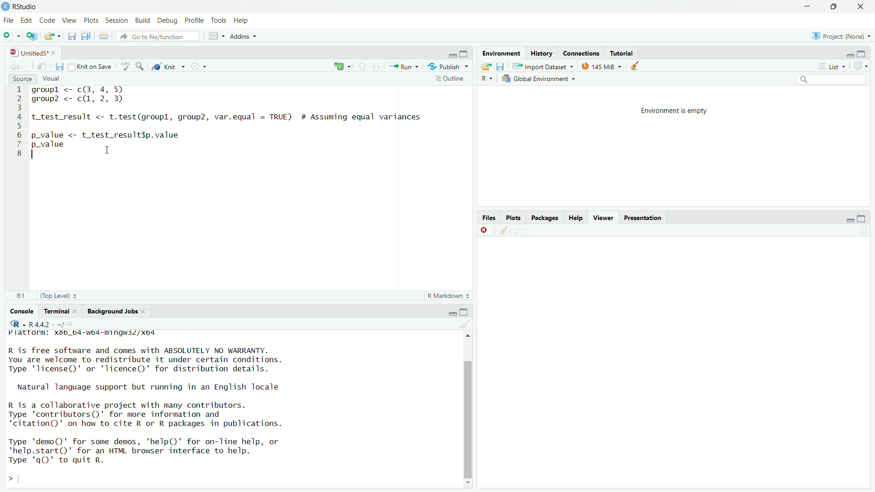  What do you see at coordinates (26, 5) in the screenshot?
I see `Rstudio` at bounding box center [26, 5].